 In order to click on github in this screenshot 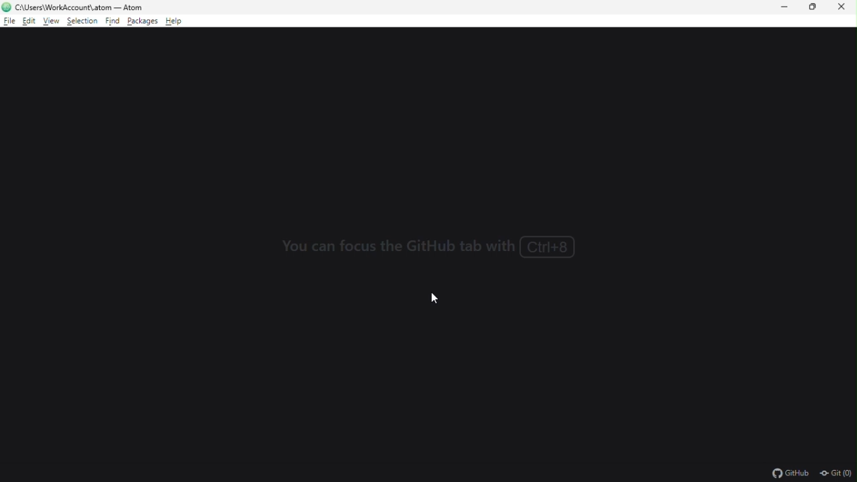, I will do `click(785, 472)`.